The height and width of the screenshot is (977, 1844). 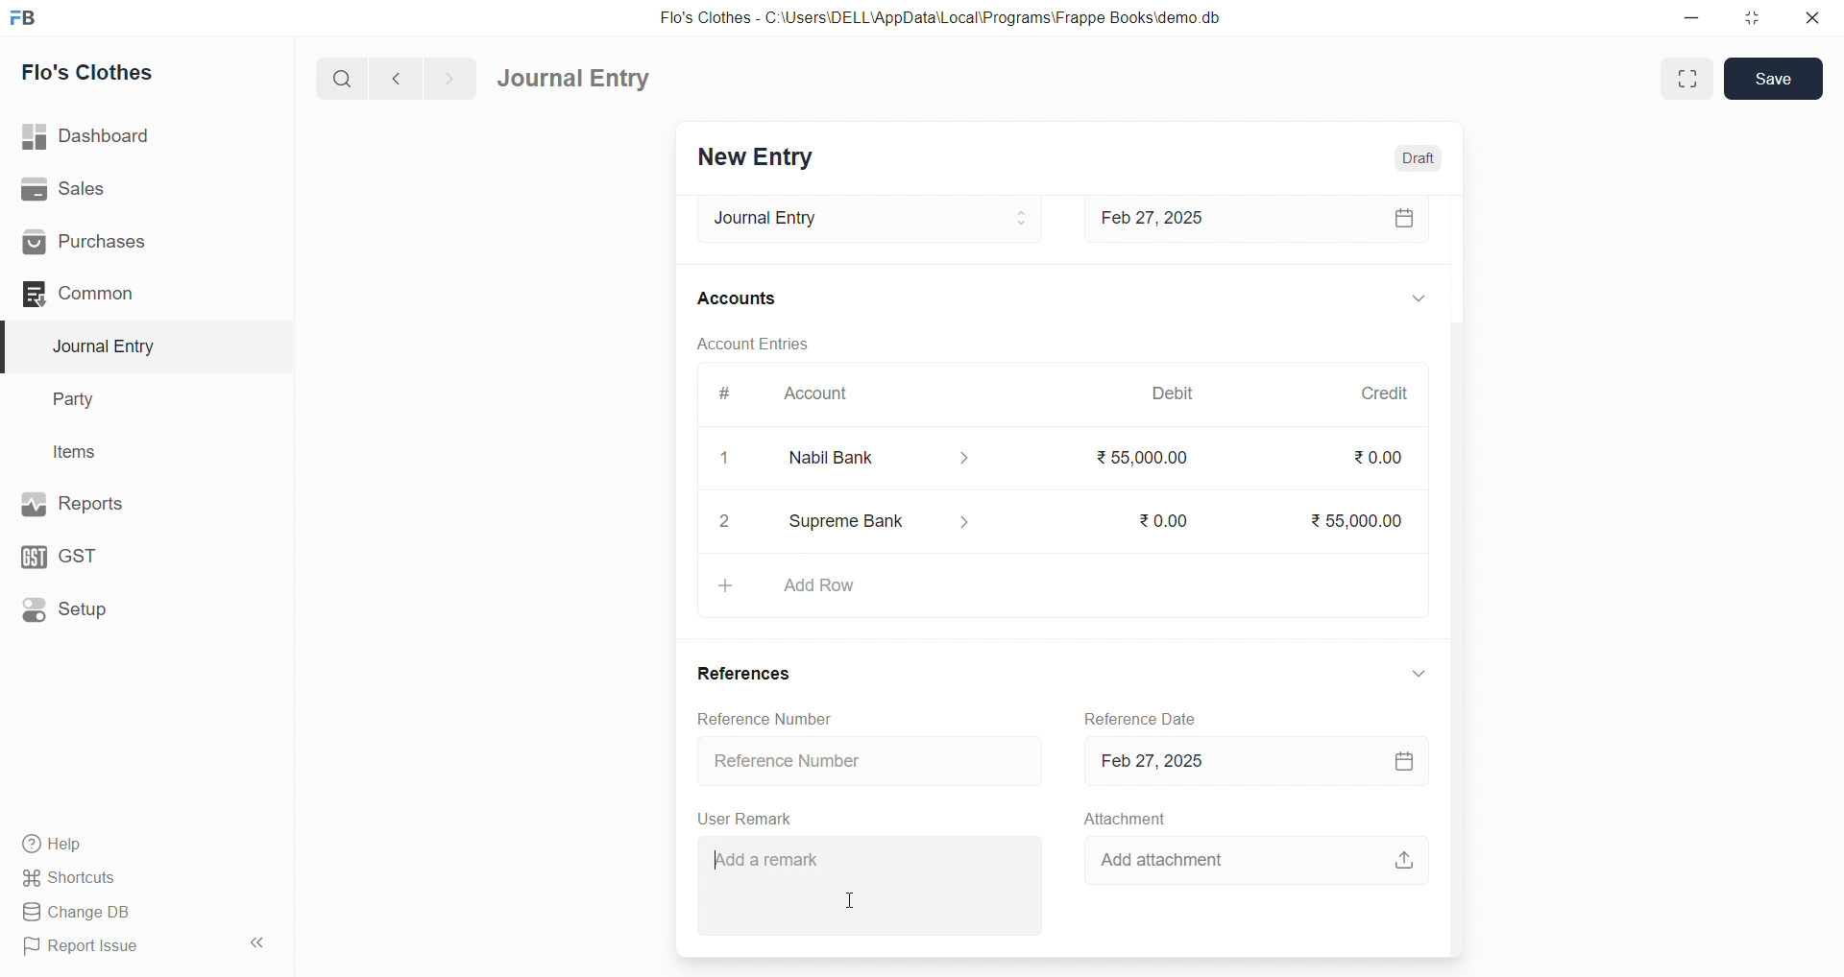 I want to click on navigate forward, so click(x=454, y=78).